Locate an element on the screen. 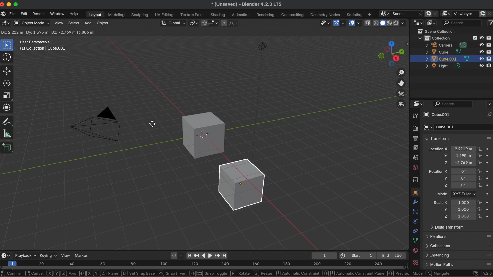 This screenshot has height=277, width=493. location of object is located at coordinates (462, 155).